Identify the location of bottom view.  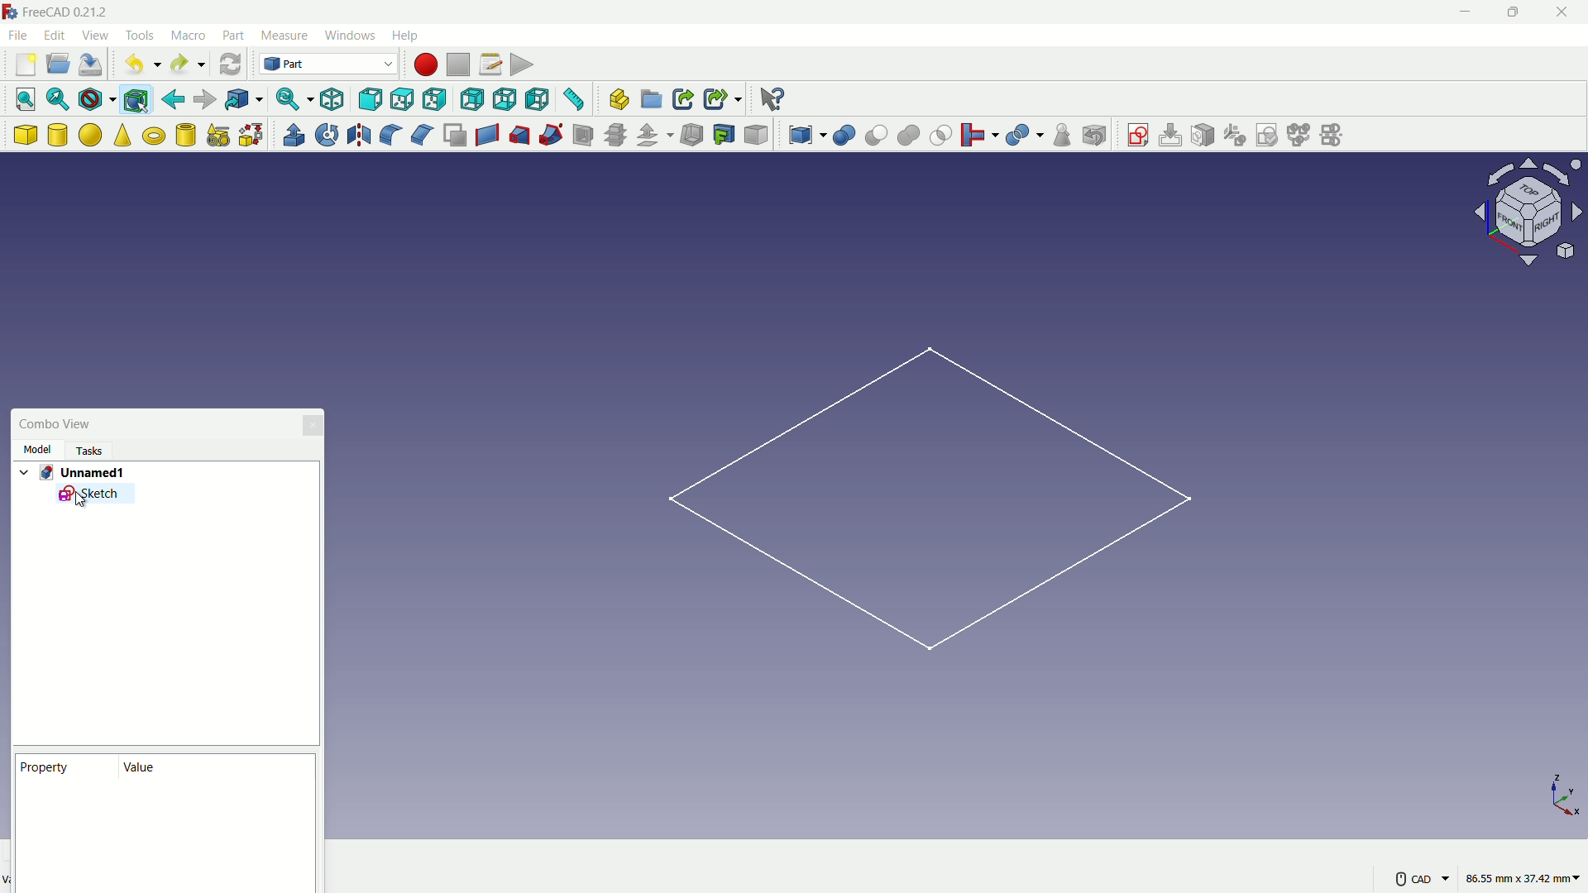
(505, 98).